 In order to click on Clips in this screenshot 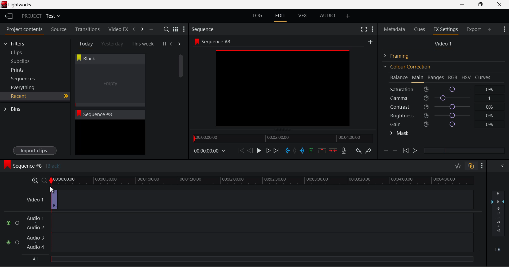, I will do `click(26, 52)`.